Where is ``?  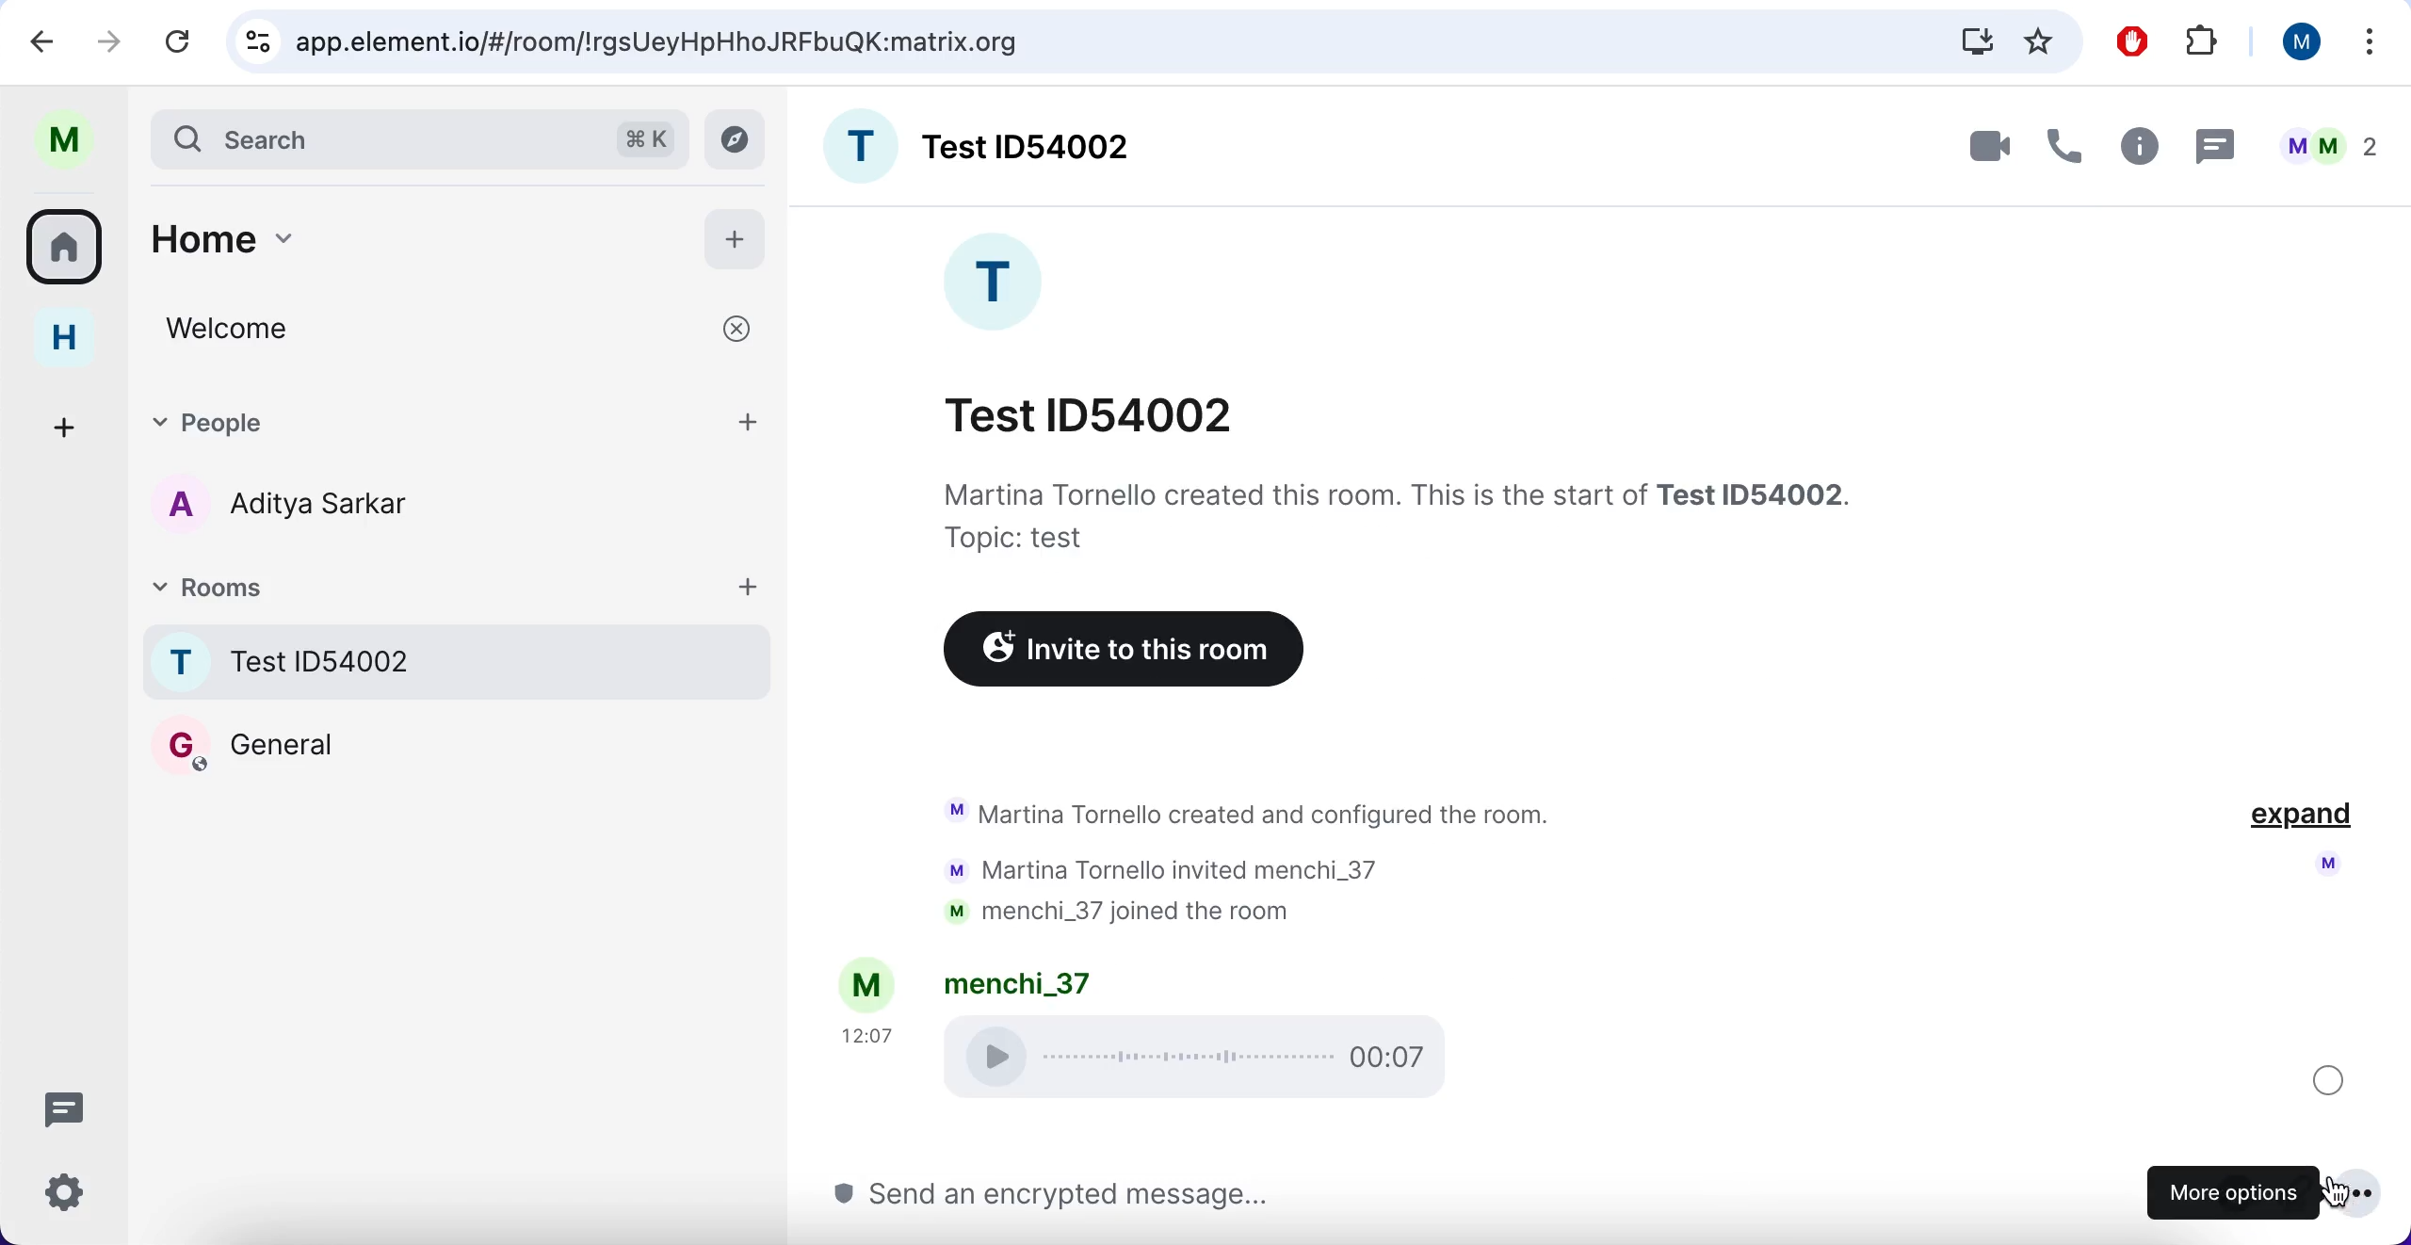
 is located at coordinates (2137, 145).